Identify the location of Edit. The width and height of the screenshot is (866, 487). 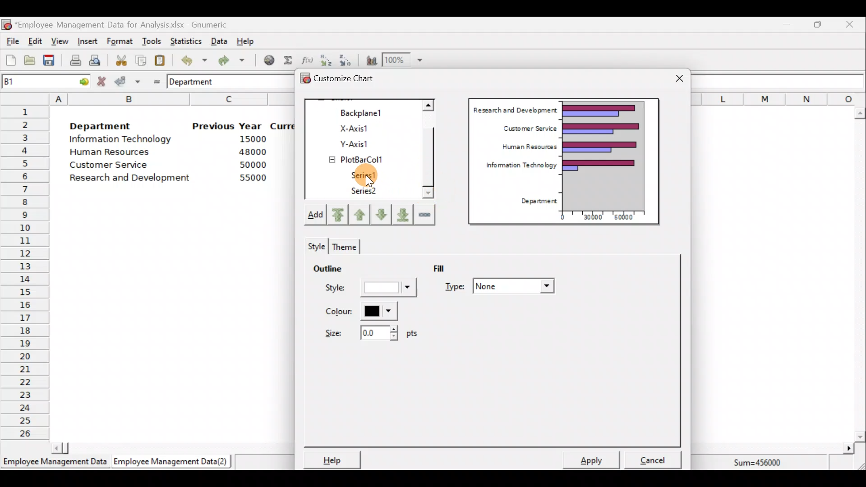
(36, 42).